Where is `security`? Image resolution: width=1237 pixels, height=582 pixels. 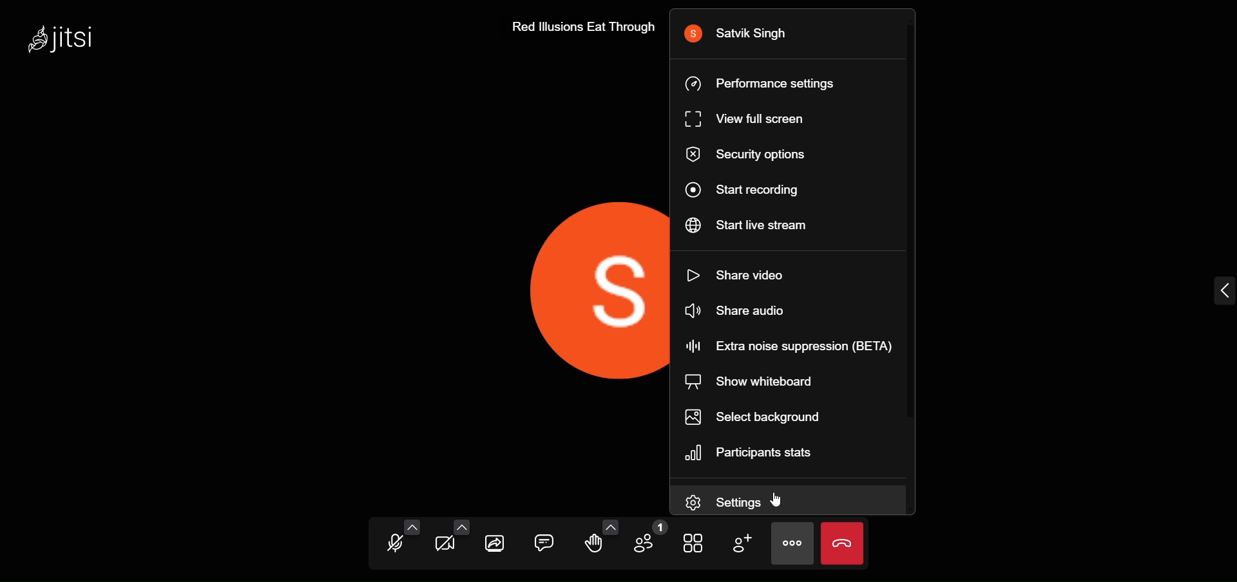 security is located at coordinates (747, 155).